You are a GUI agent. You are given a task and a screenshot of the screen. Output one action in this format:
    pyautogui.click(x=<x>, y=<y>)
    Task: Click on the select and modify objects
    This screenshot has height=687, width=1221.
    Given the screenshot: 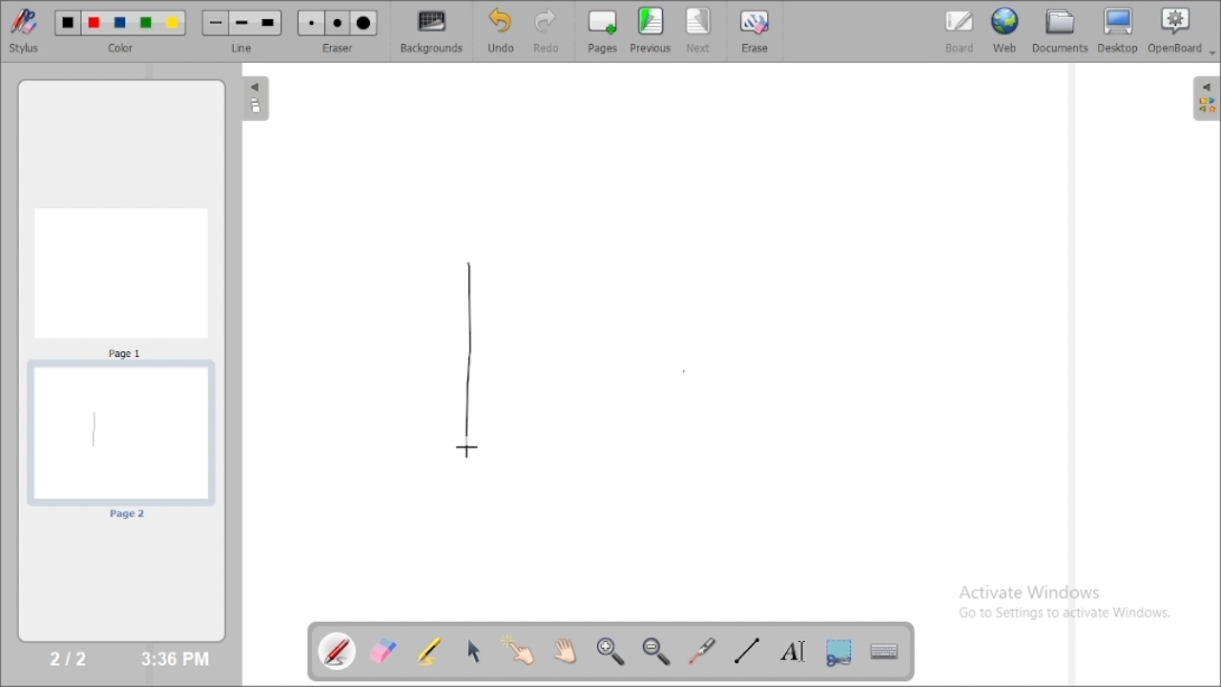 What is the action you would take?
    pyautogui.click(x=474, y=651)
    